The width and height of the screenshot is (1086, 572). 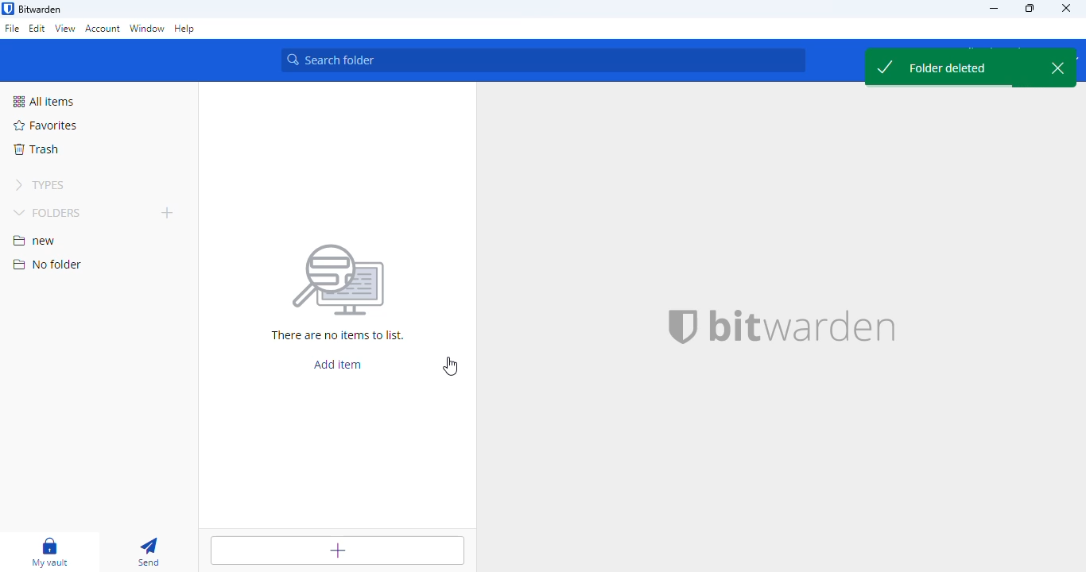 What do you see at coordinates (1067, 8) in the screenshot?
I see `close` at bounding box center [1067, 8].